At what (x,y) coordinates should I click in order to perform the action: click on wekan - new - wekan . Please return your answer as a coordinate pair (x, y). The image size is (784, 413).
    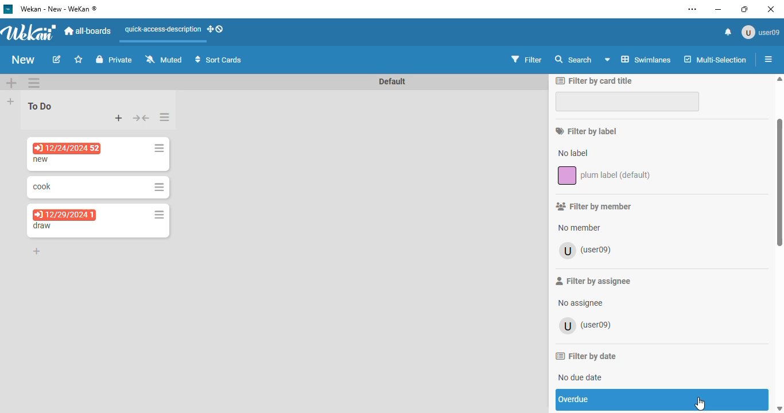
    Looking at the image, I should click on (59, 9).